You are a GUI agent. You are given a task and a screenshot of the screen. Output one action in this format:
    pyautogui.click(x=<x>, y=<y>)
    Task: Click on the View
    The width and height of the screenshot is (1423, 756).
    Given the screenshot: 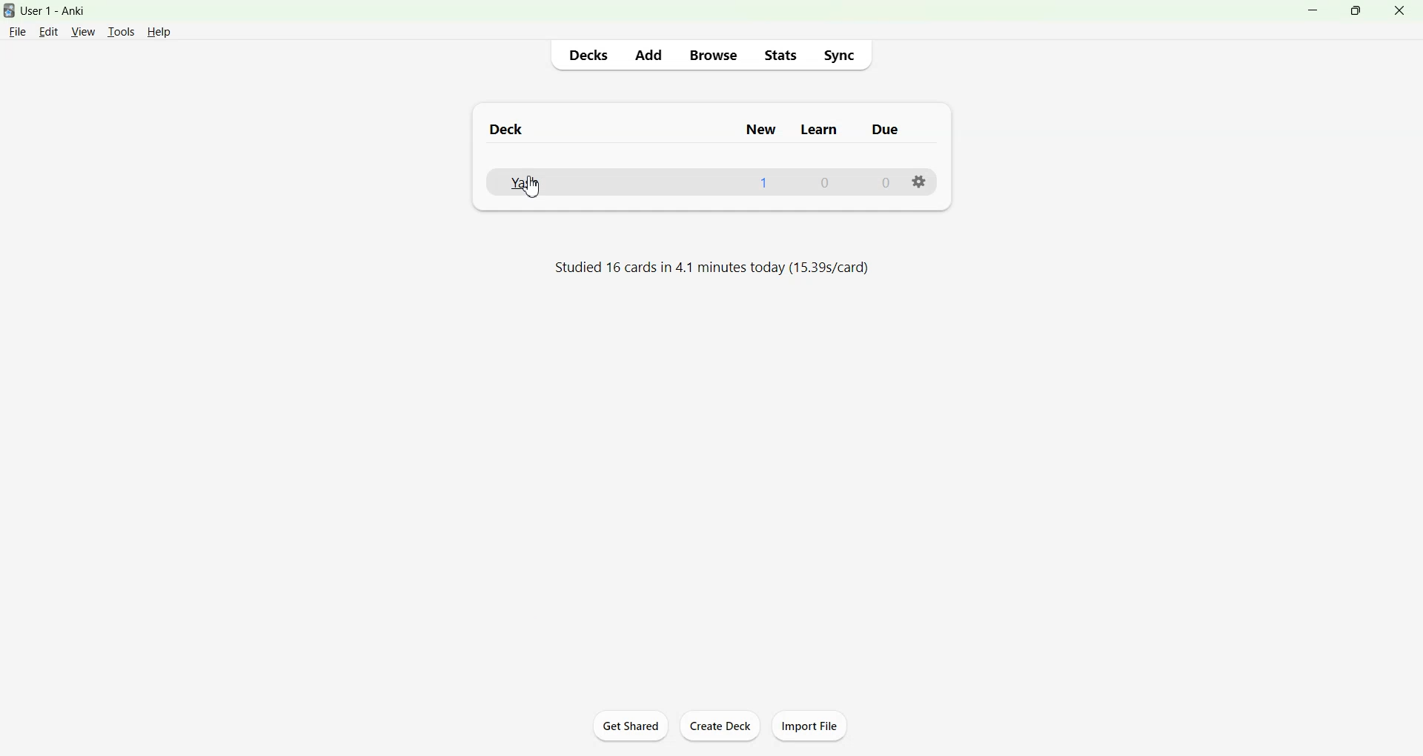 What is the action you would take?
    pyautogui.click(x=83, y=31)
    